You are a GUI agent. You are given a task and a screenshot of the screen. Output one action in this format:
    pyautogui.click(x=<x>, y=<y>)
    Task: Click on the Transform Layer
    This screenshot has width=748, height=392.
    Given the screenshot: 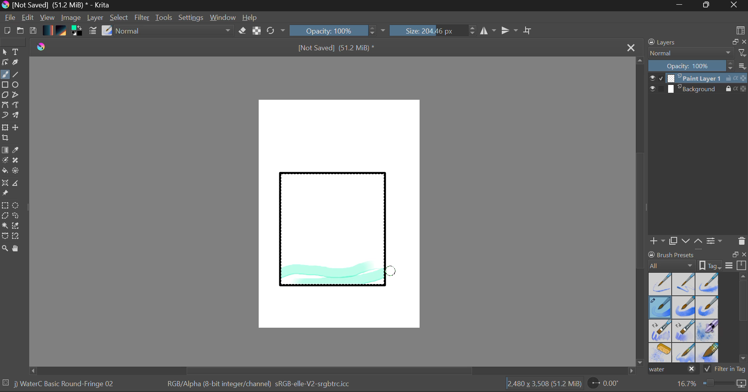 What is the action you would take?
    pyautogui.click(x=5, y=127)
    